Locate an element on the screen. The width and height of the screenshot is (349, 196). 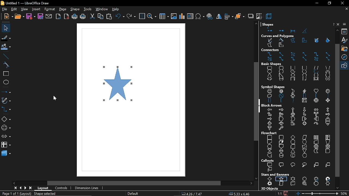
move left is located at coordinates (14, 183).